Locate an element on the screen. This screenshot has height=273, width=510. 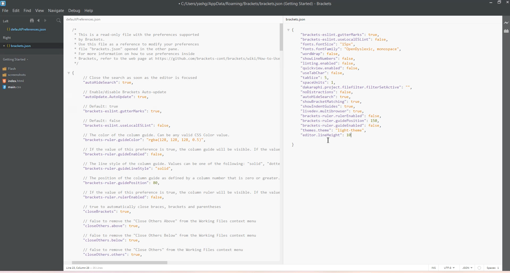
View is located at coordinates (40, 11).